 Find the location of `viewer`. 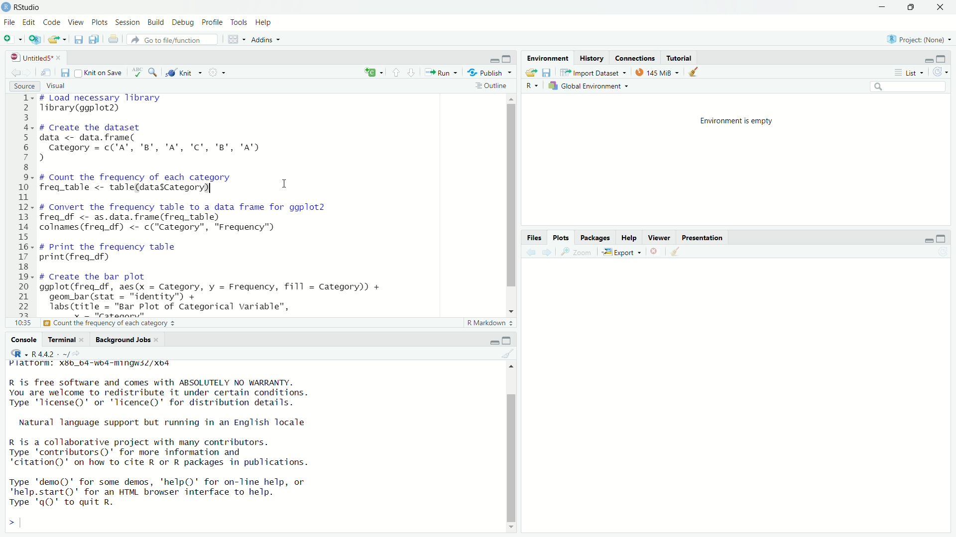

viewer is located at coordinates (660, 239).